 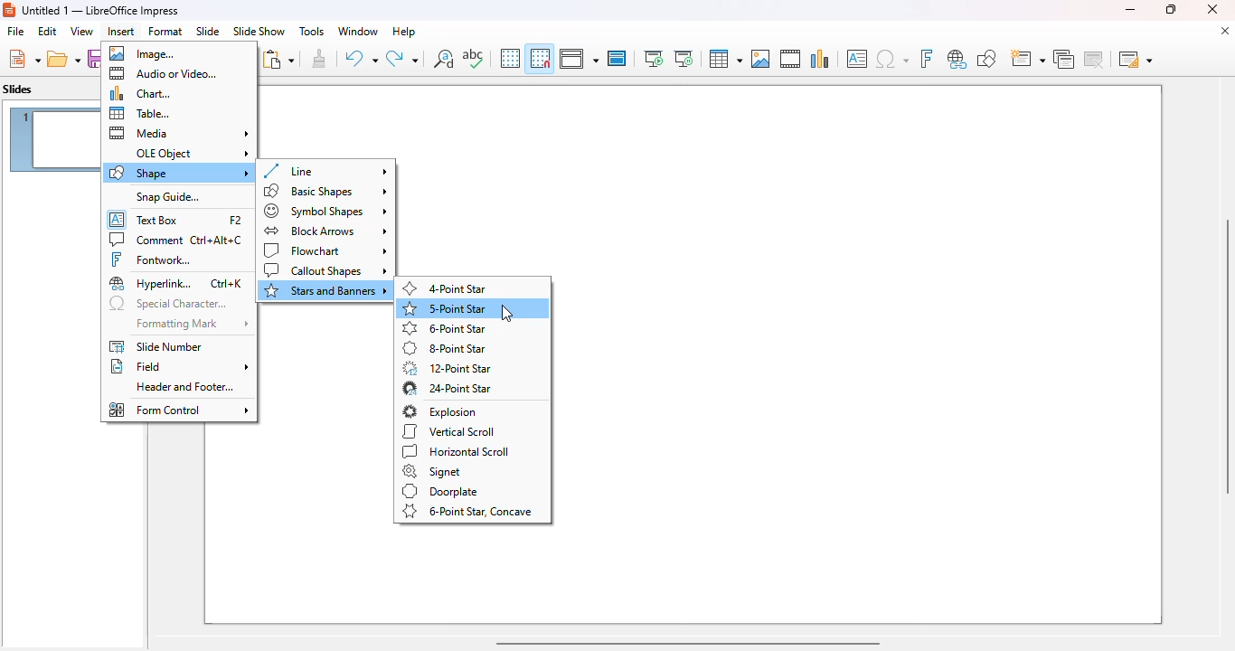 What do you see at coordinates (140, 93) in the screenshot?
I see `chart` at bounding box center [140, 93].